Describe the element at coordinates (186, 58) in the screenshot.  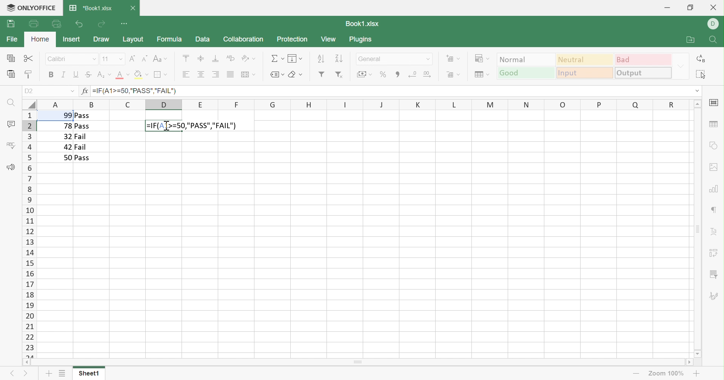
I see `Align top` at that location.